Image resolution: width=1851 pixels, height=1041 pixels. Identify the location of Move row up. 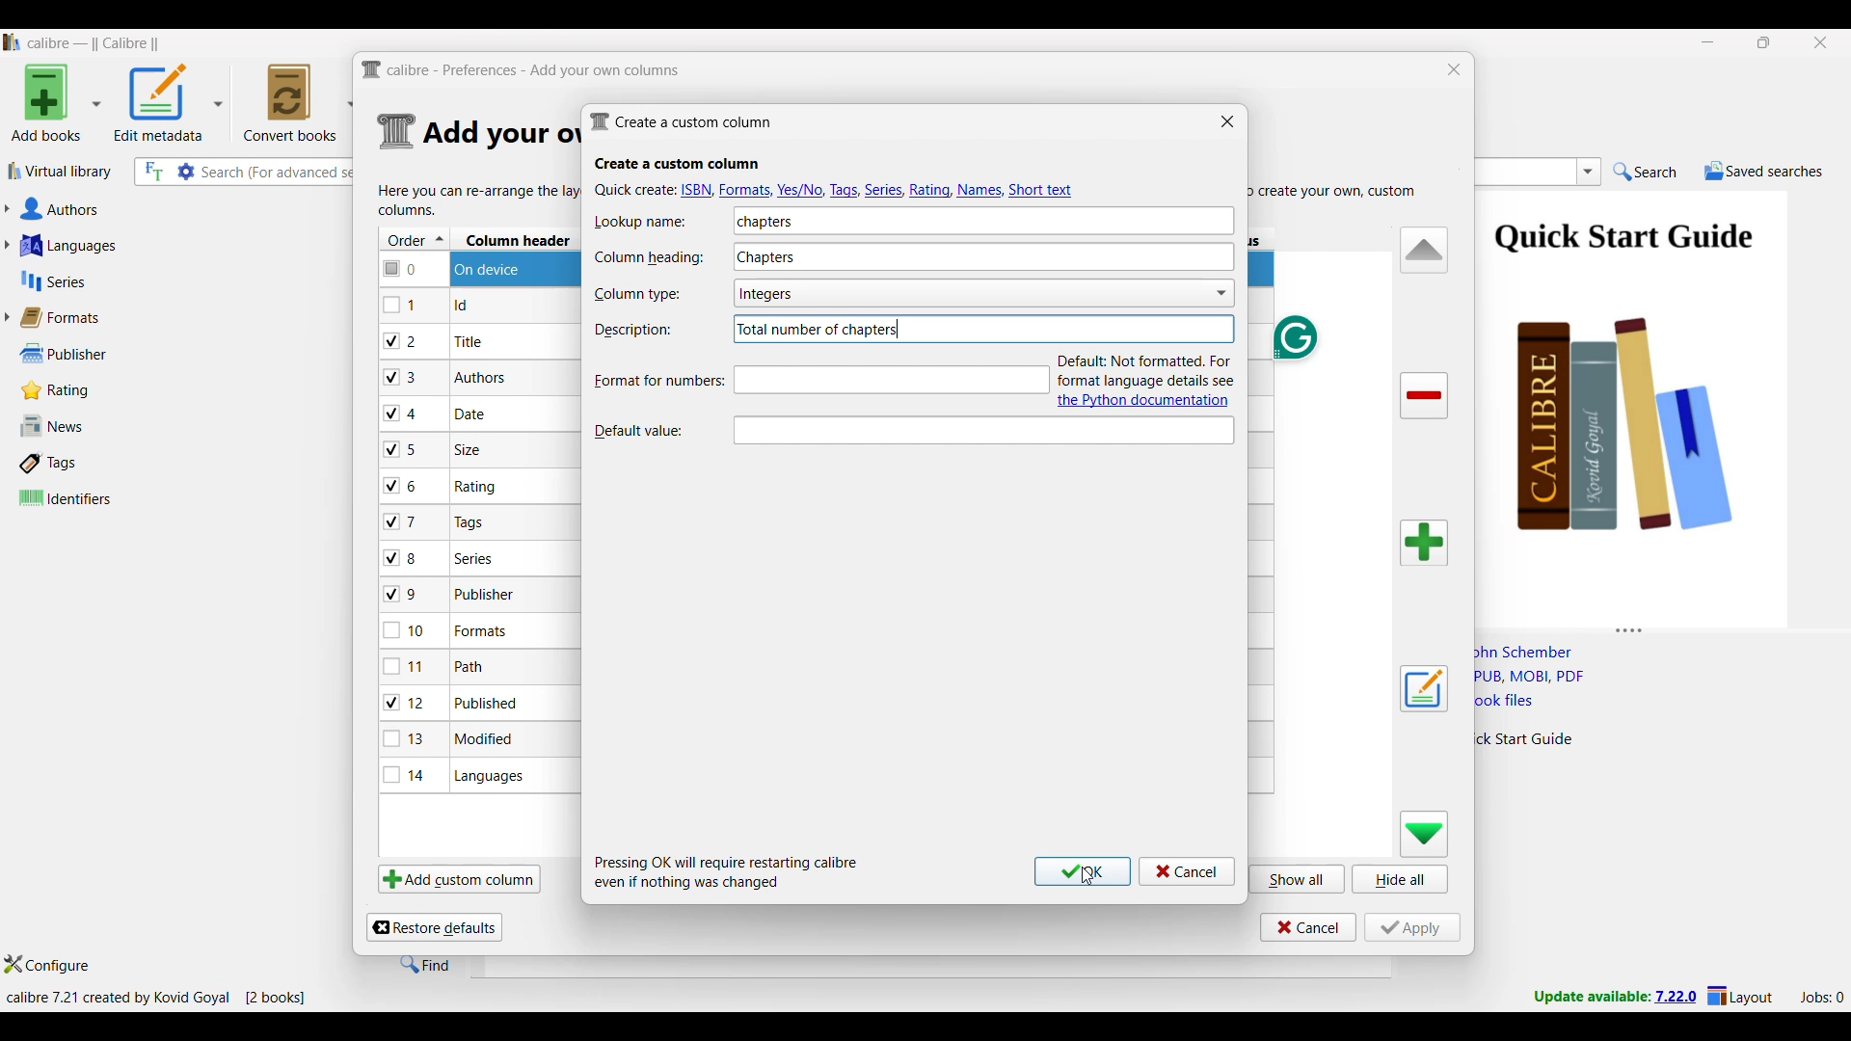
(1425, 249).